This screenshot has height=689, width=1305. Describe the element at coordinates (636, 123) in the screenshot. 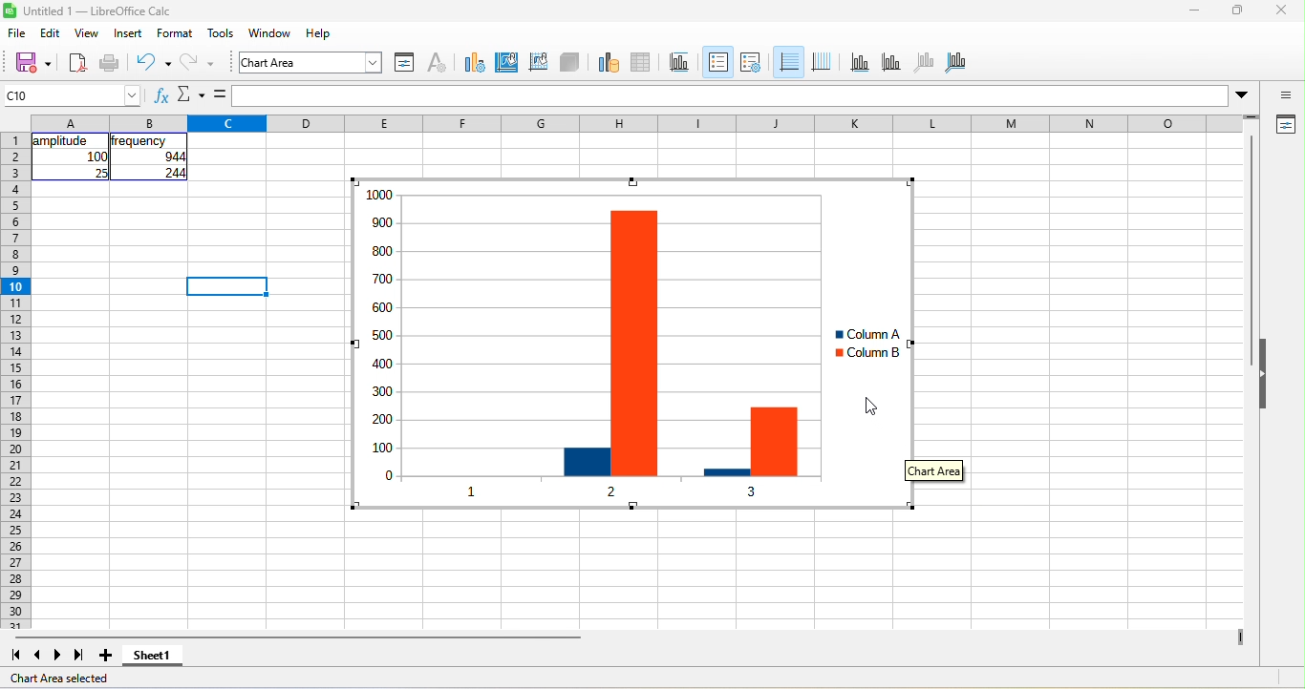

I see `column headings` at that location.